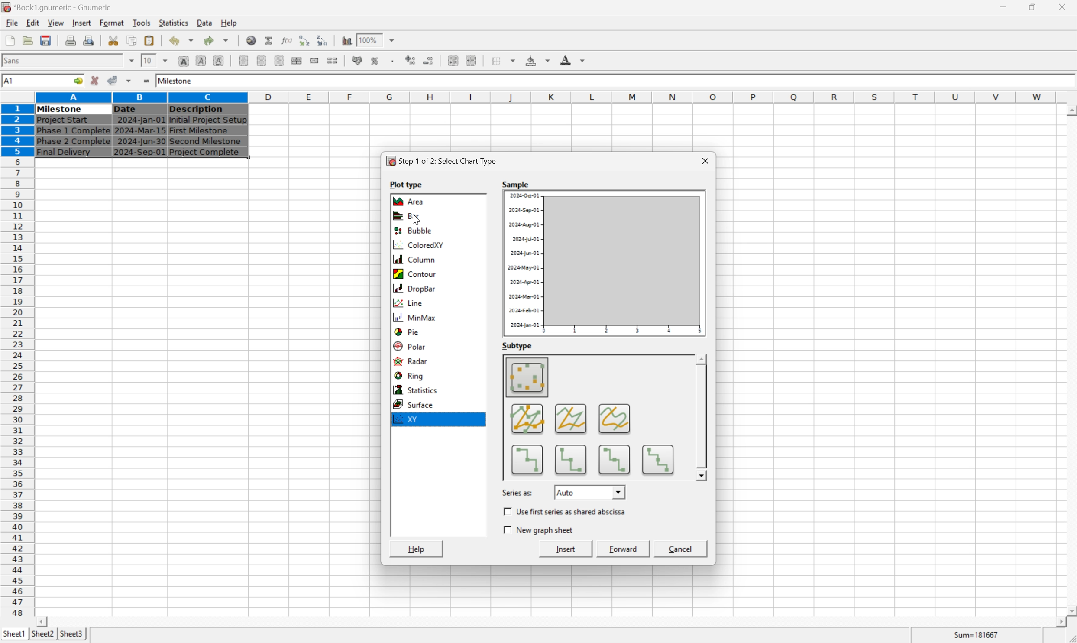 Image resolution: width=1077 pixels, height=643 pixels. What do you see at coordinates (536, 59) in the screenshot?
I see `highlight color` at bounding box center [536, 59].